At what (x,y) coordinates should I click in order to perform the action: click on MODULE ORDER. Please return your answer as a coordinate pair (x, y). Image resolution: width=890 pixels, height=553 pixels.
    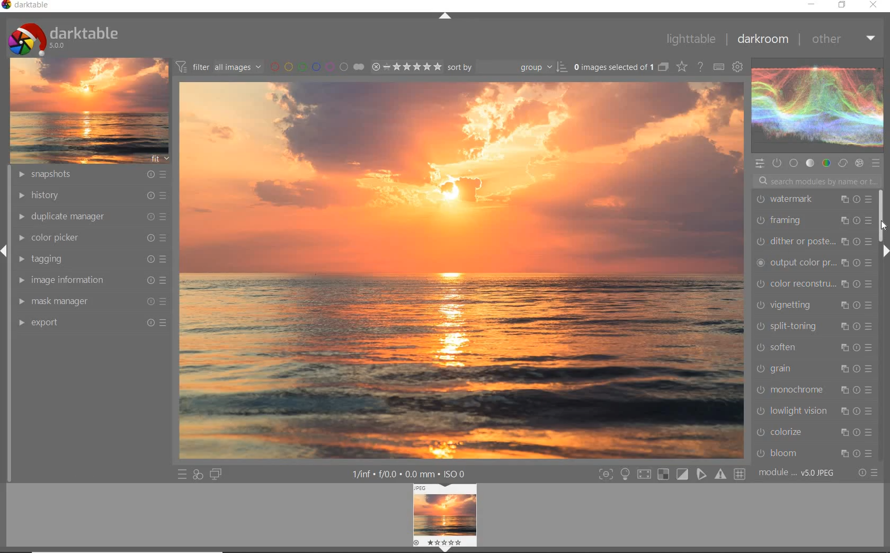
    Looking at the image, I should click on (798, 473).